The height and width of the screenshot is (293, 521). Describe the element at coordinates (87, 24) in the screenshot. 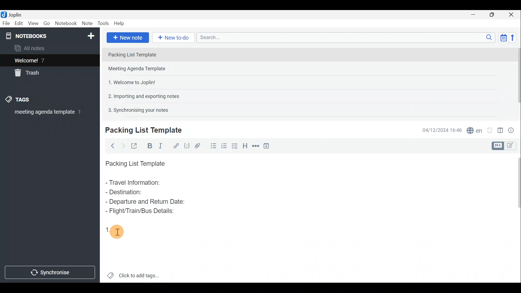

I see `Note` at that location.